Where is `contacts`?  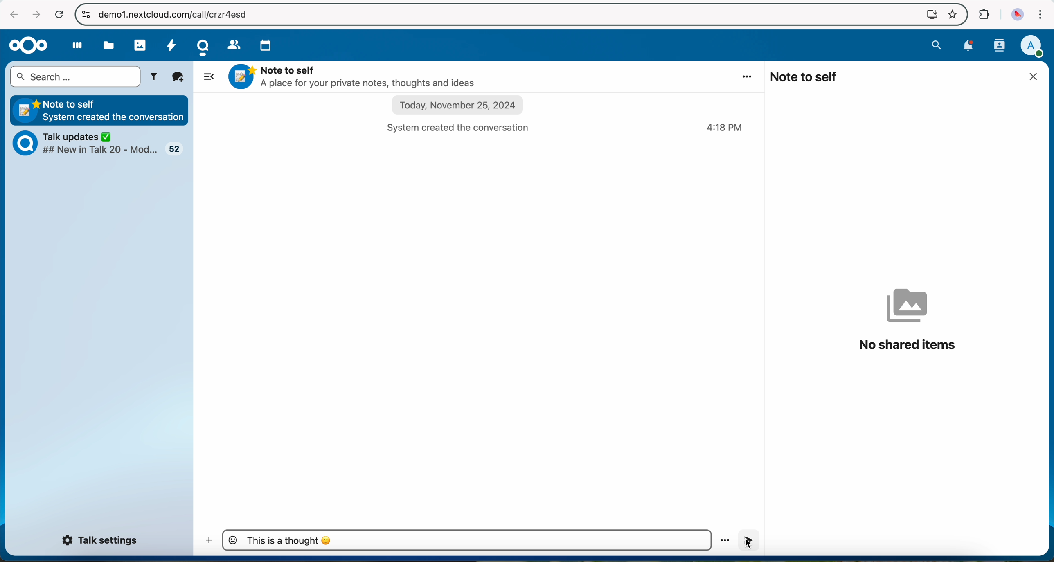 contacts is located at coordinates (1000, 46).